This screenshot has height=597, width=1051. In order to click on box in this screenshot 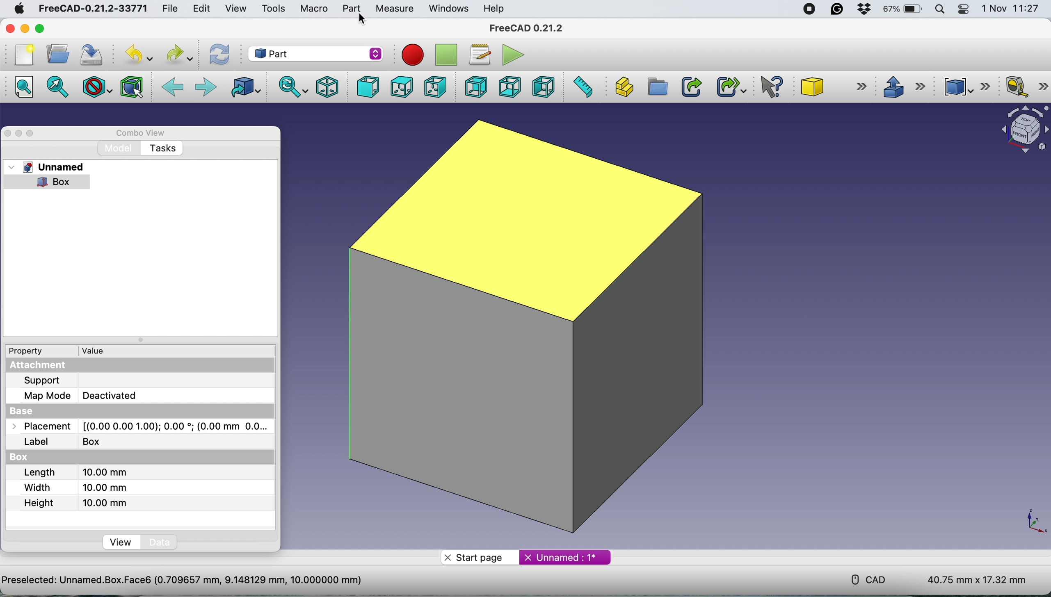, I will do `click(52, 181)`.